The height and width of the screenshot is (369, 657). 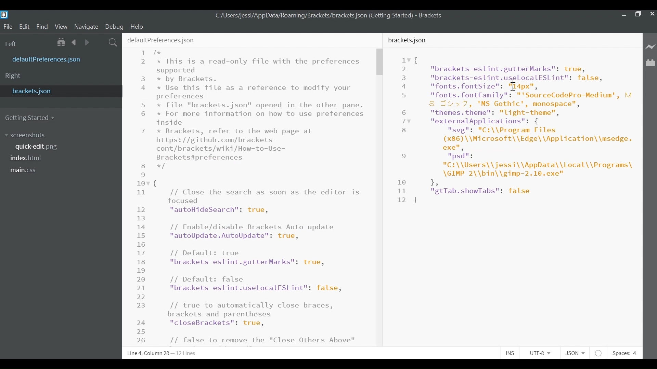 I want to click on File type, so click(x=574, y=353).